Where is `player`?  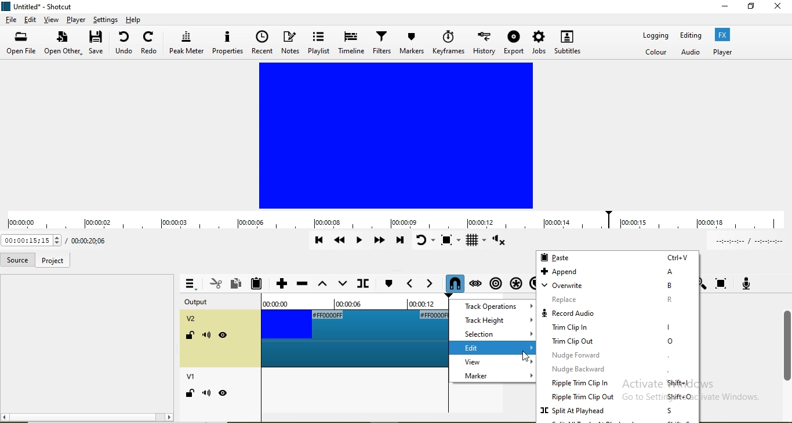
player is located at coordinates (75, 20).